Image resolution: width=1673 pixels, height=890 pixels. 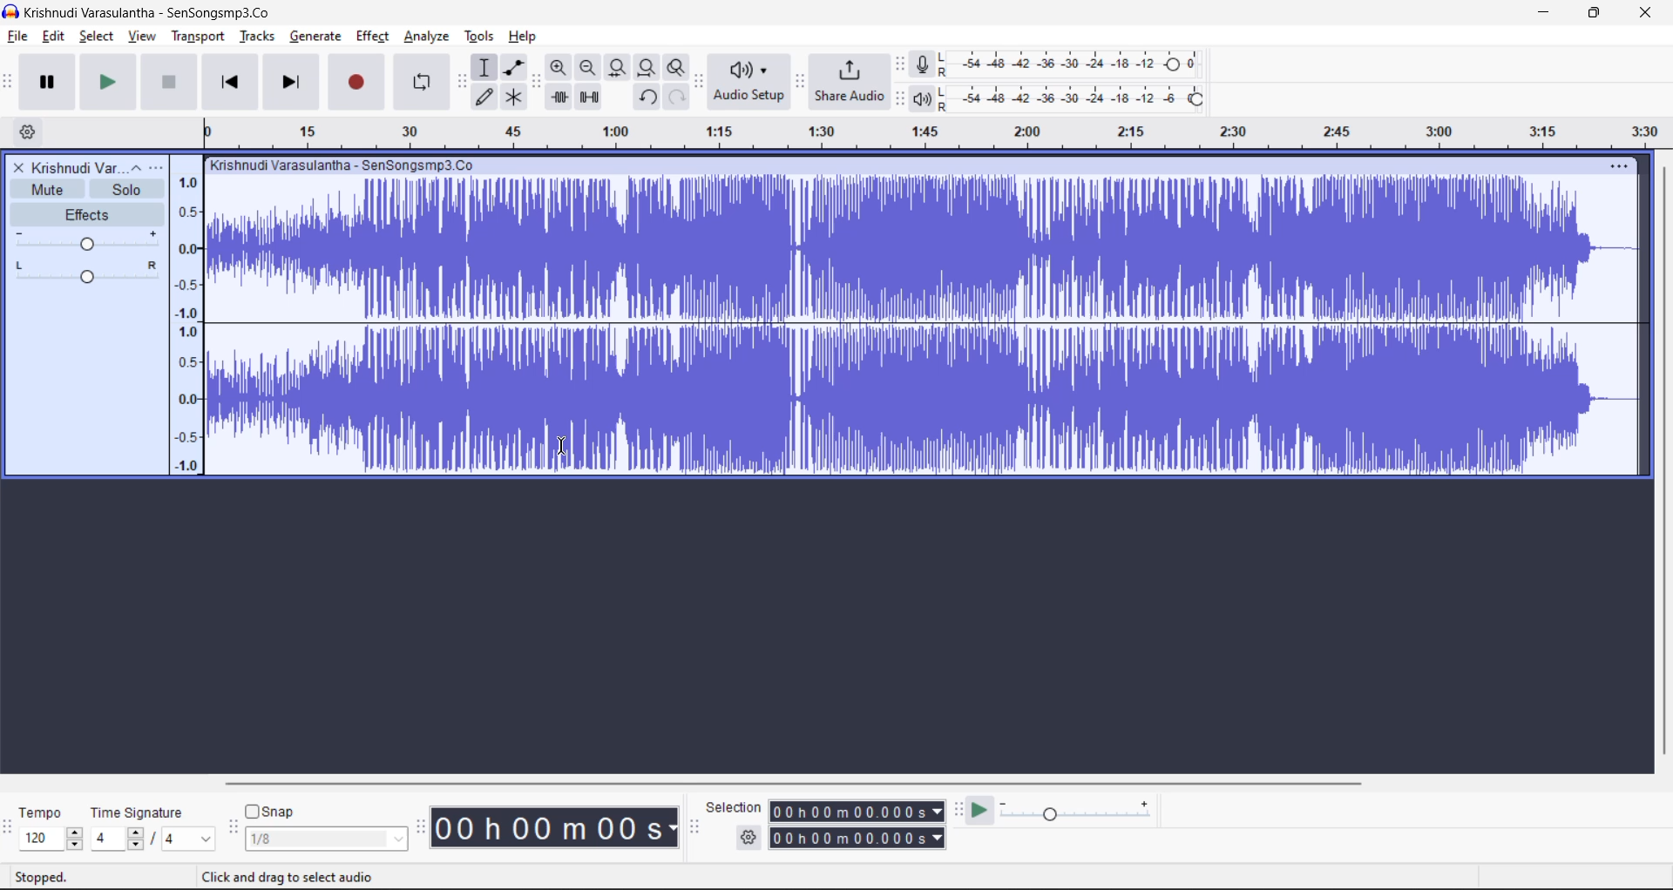 I want to click on skip to end, so click(x=294, y=82).